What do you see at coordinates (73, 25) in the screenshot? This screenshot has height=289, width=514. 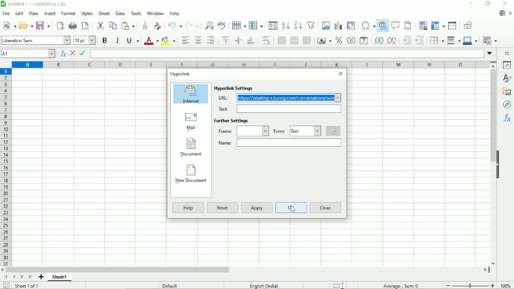 I see `Print` at bounding box center [73, 25].